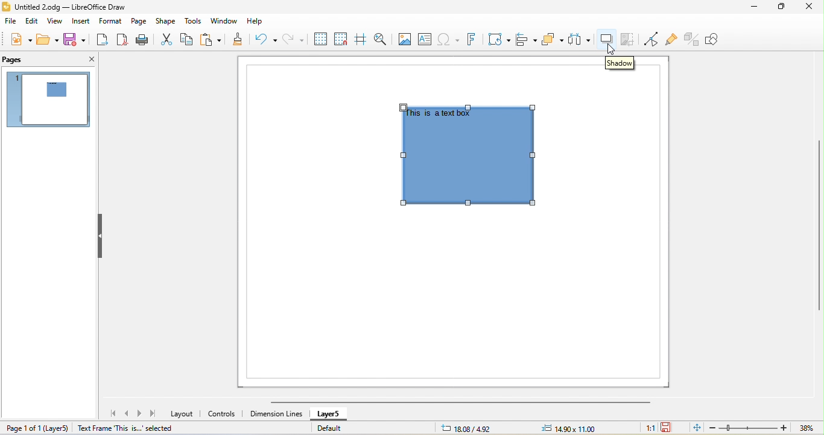 Image resolution: width=824 pixels, height=435 pixels. Describe the element at coordinates (580, 39) in the screenshot. I see `select at least three object to distribute` at that location.